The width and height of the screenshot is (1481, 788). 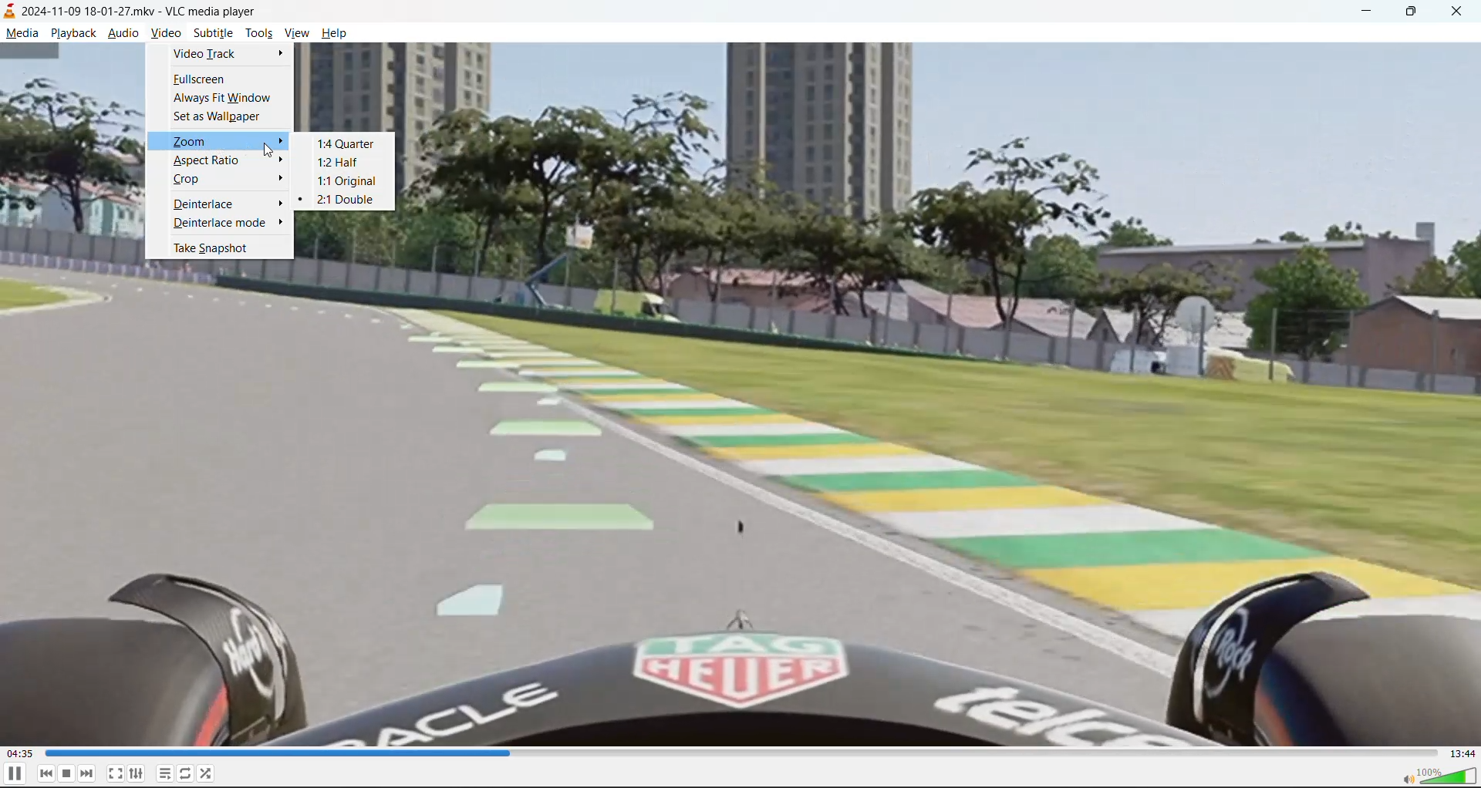 What do you see at coordinates (211, 773) in the screenshot?
I see `random` at bounding box center [211, 773].